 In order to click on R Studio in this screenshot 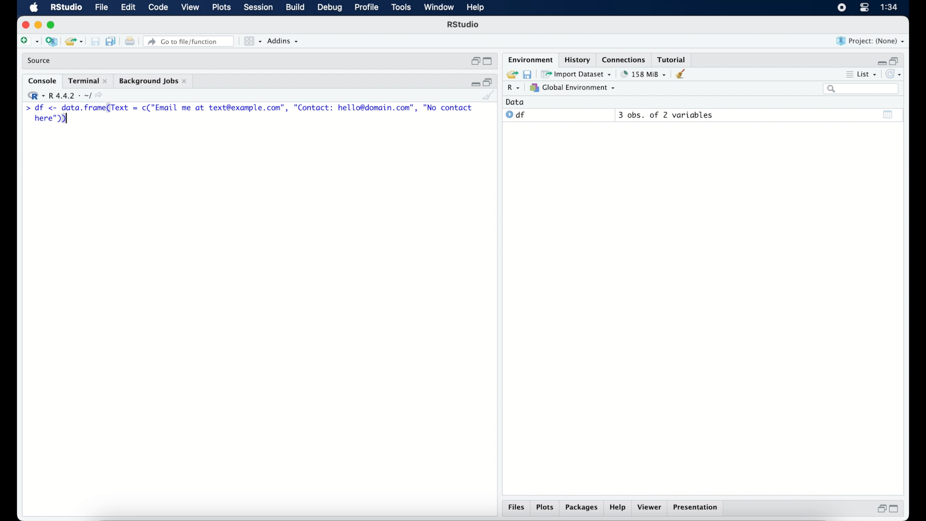, I will do `click(464, 26)`.